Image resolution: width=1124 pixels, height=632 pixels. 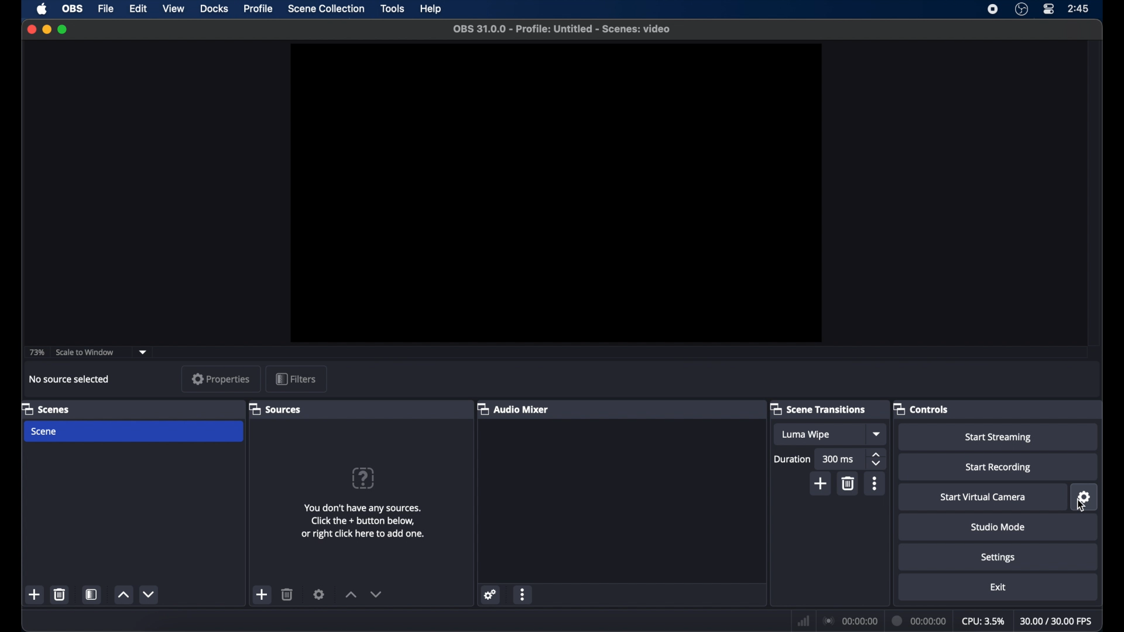 I want to click on file name, so click(x=563, y=28).